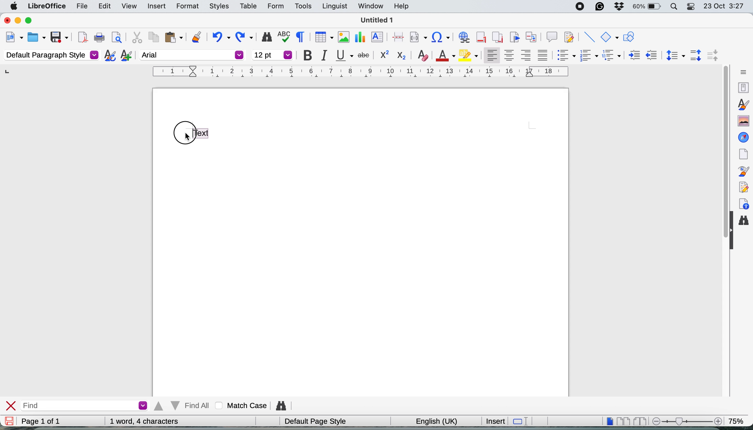  What do you see at coordinates (744, 137) in the screenshot?
I see `navigator` at bounding box center [744, 137].